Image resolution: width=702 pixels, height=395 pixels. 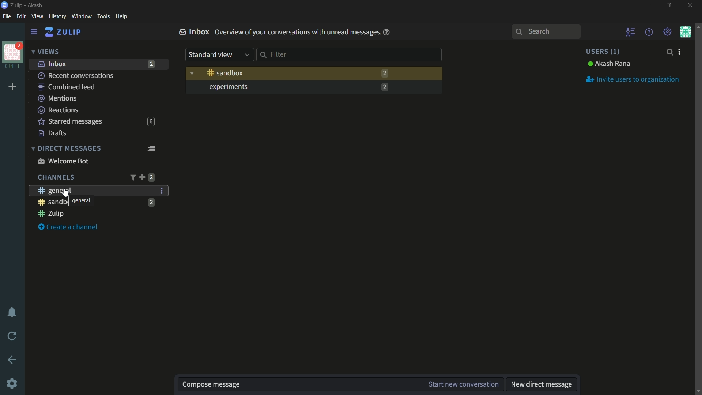 What do you see at coordinates (45, 52) in the screenshot?
I see `views dropdown` at bounding box center [45, 52].